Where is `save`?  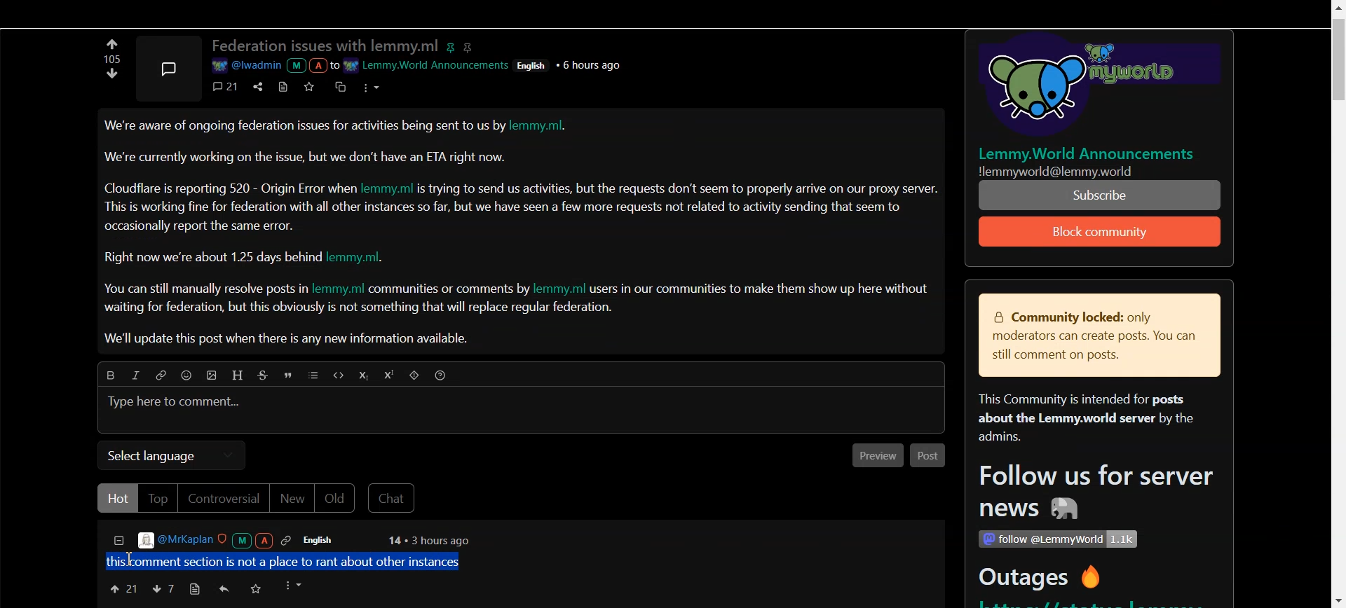
save is located at coordinates (312, 86).